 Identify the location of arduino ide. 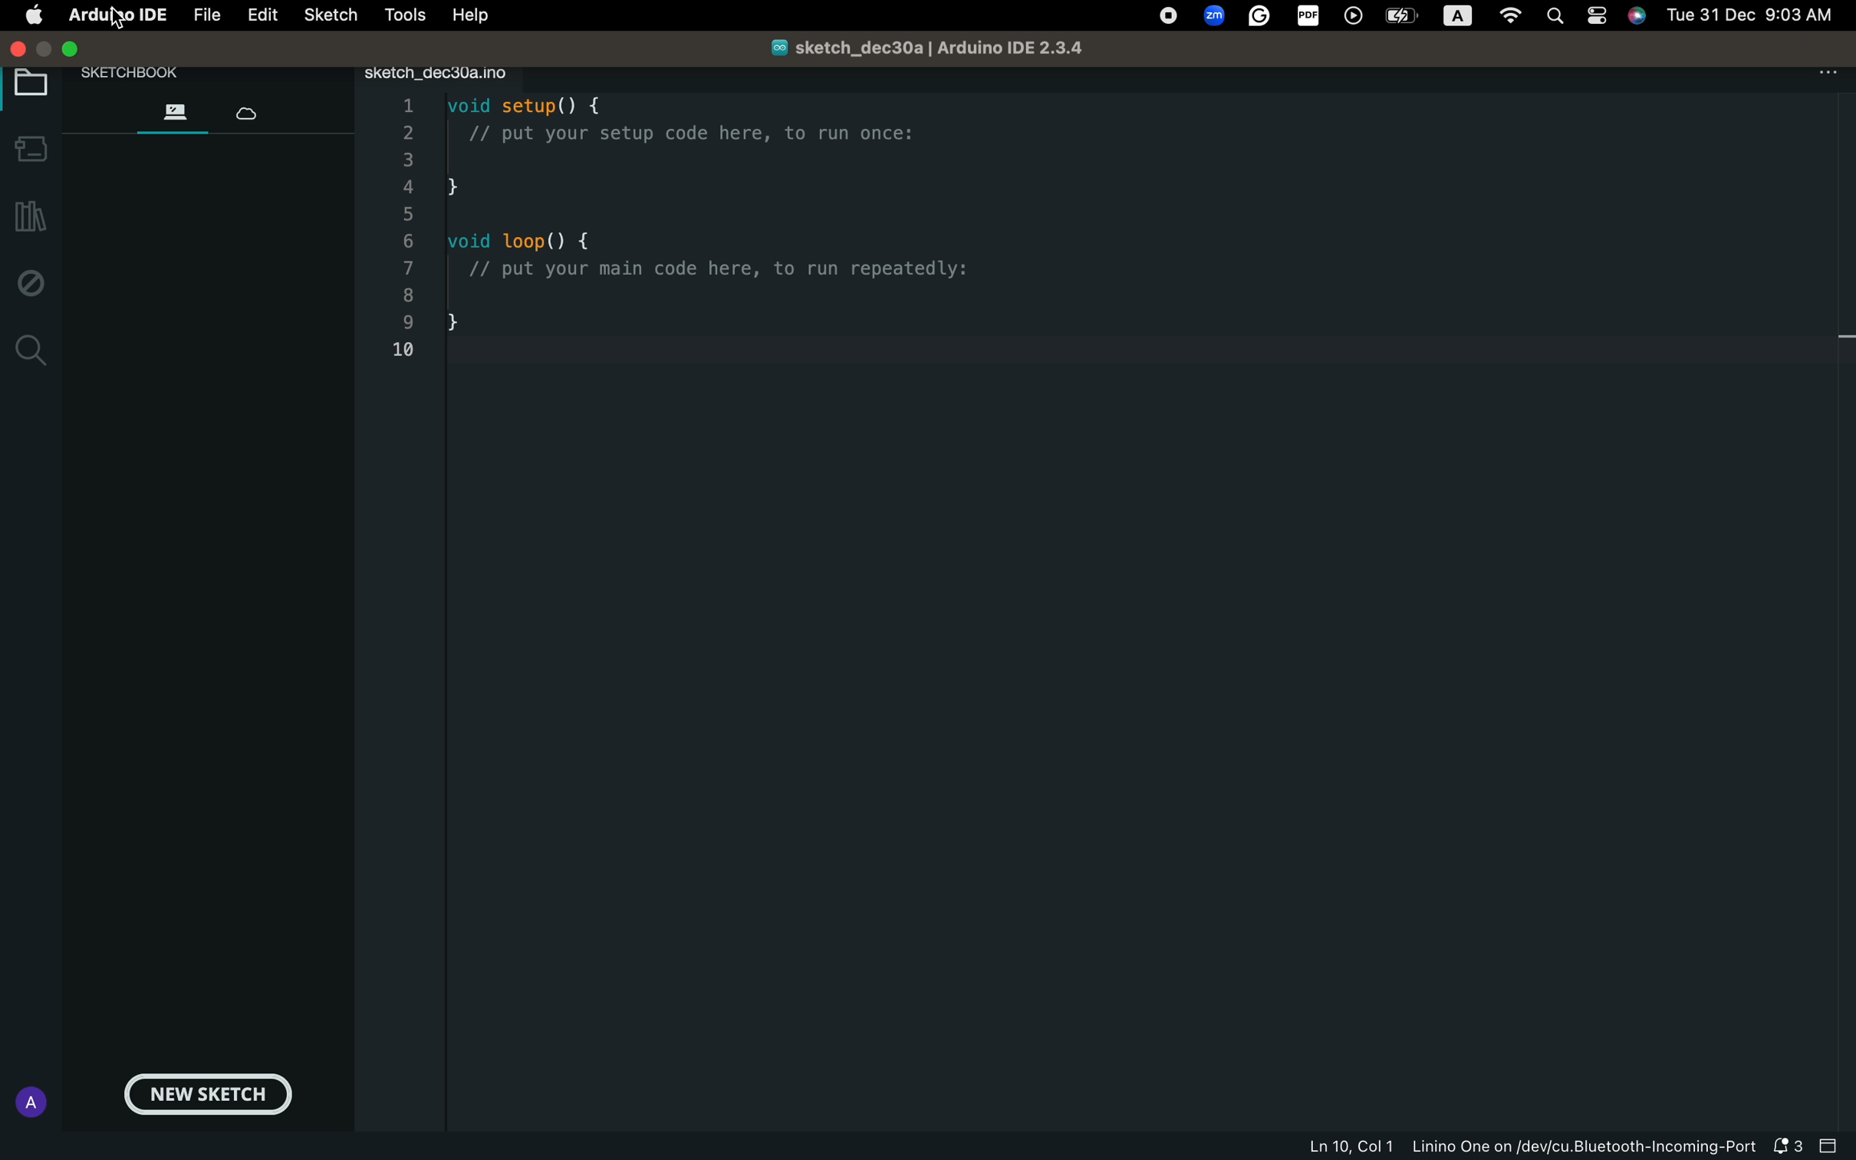
(110, 18).